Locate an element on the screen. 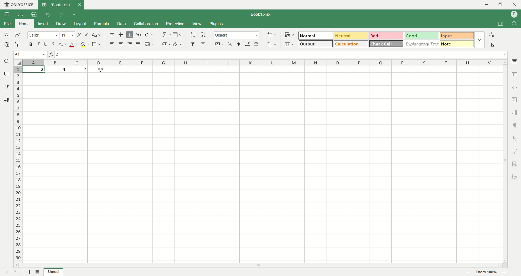  quick access toolbar is located at coordinates (75, 14).